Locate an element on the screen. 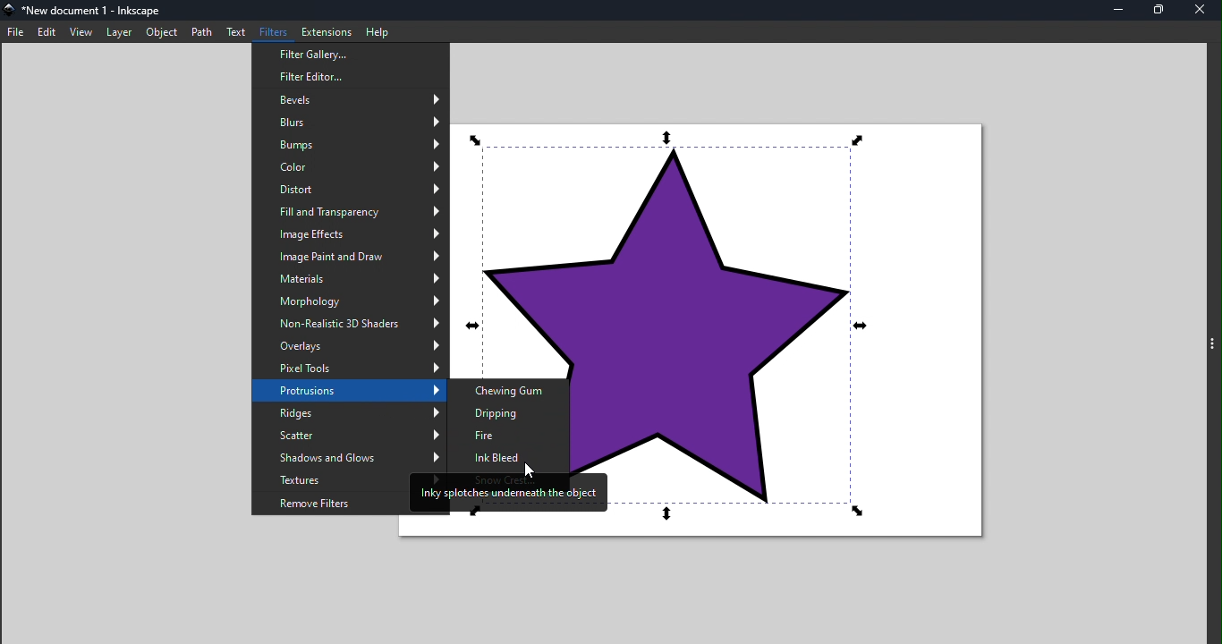 This screenshot has height=644, width=1222. Toggle command panel is located at coordinates (1210, 343).